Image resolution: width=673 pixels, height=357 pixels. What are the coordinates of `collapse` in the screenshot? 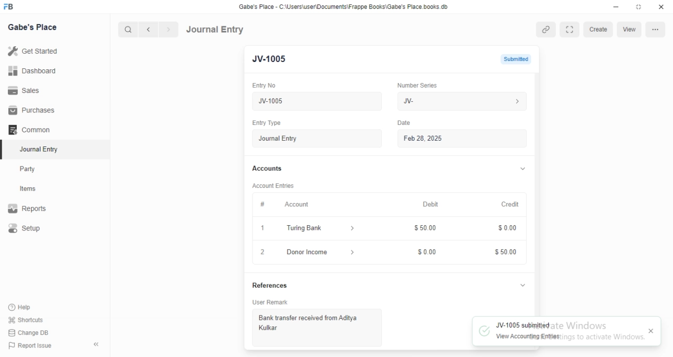 It's located at (522, 170).